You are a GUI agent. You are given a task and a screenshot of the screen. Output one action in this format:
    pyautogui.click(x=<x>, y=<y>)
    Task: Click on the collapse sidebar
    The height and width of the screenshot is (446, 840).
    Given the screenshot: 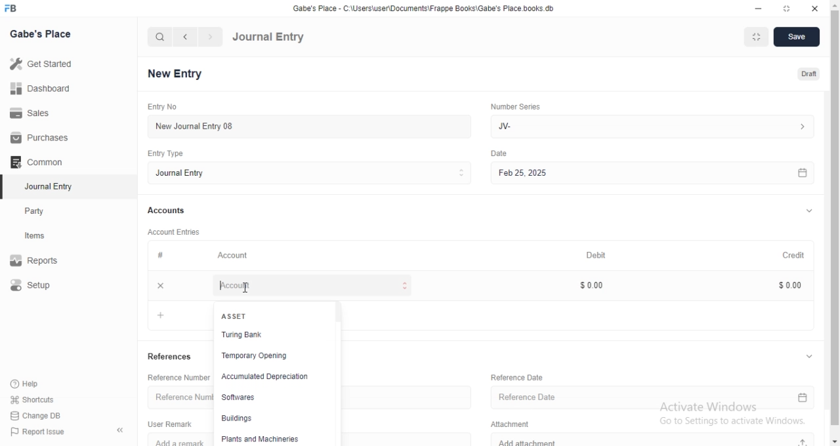 What is the action you would take?
    pyautogui.click(x=120, y=431)
    